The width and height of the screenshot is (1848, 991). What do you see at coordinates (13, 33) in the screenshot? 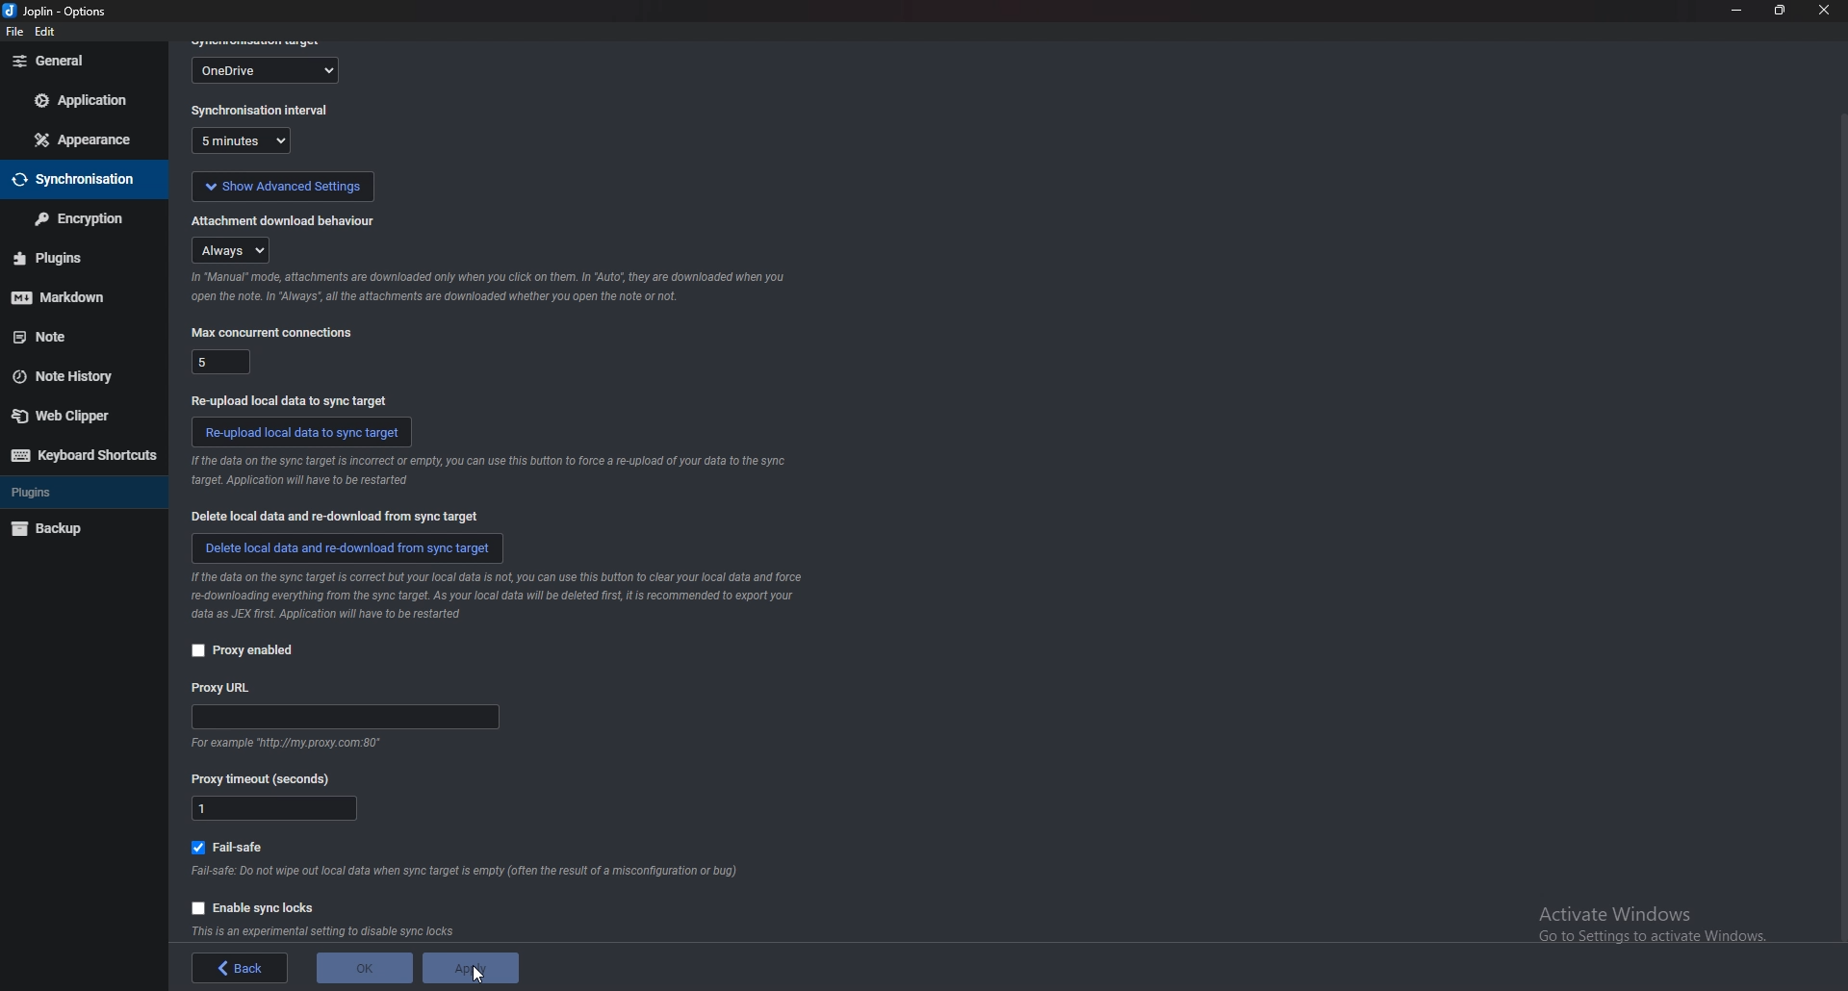
I see `file` at bounding box center [13, 33].